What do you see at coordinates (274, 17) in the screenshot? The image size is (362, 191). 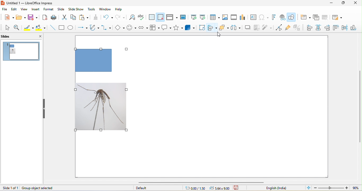 I see `fontwork text` at bounding box center [274, 17].